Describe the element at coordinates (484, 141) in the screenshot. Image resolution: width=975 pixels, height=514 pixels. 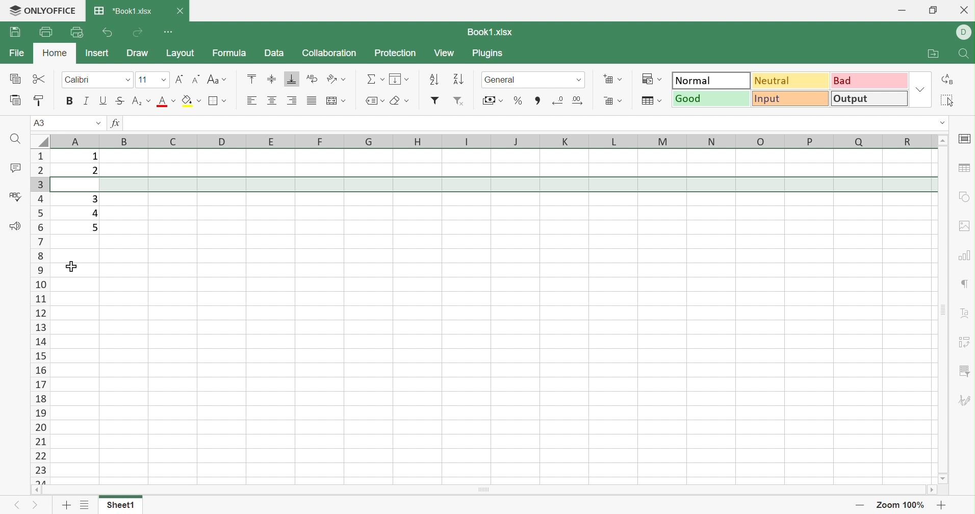
I see `Column Names` at that location.